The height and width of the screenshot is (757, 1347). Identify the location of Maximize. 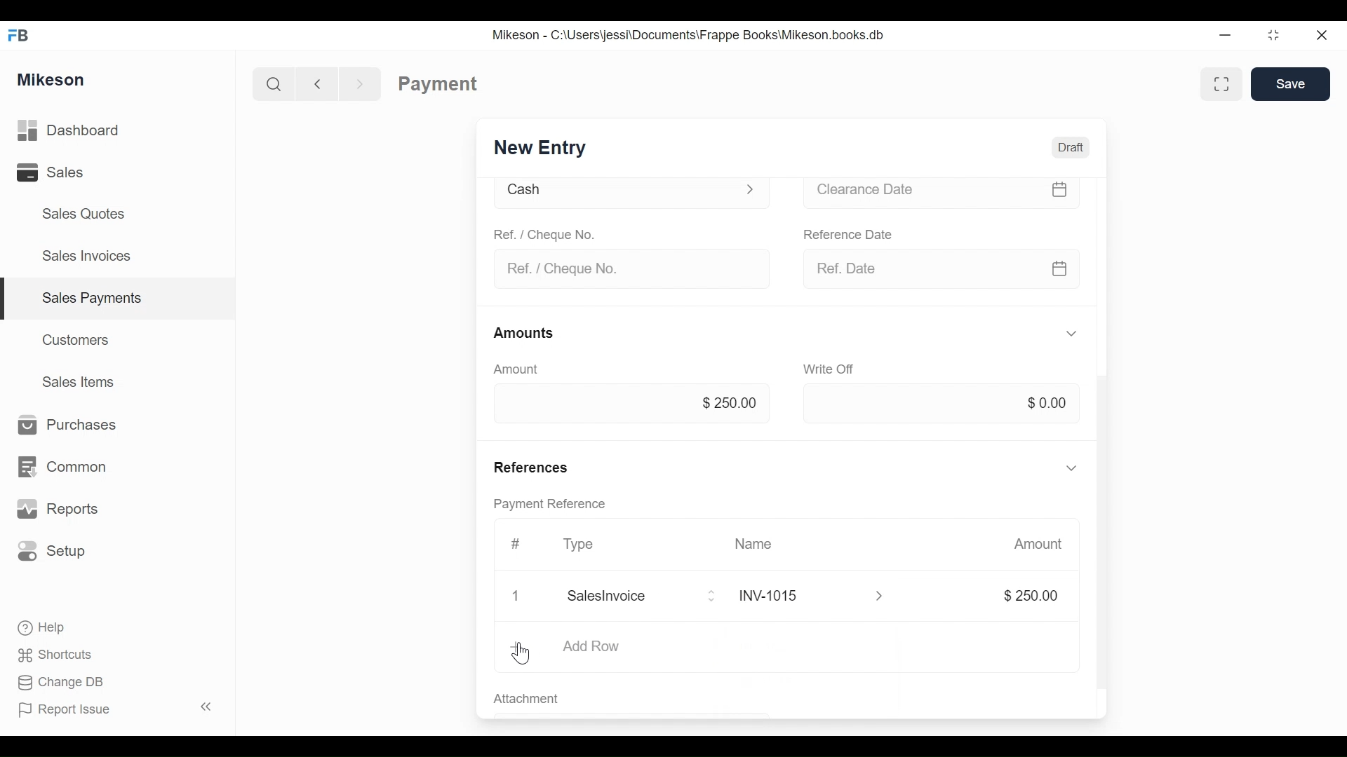
(1271, 37).